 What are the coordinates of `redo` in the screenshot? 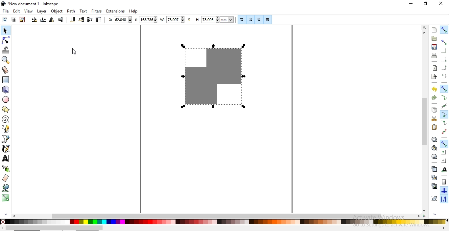 It's located at (434, 97).